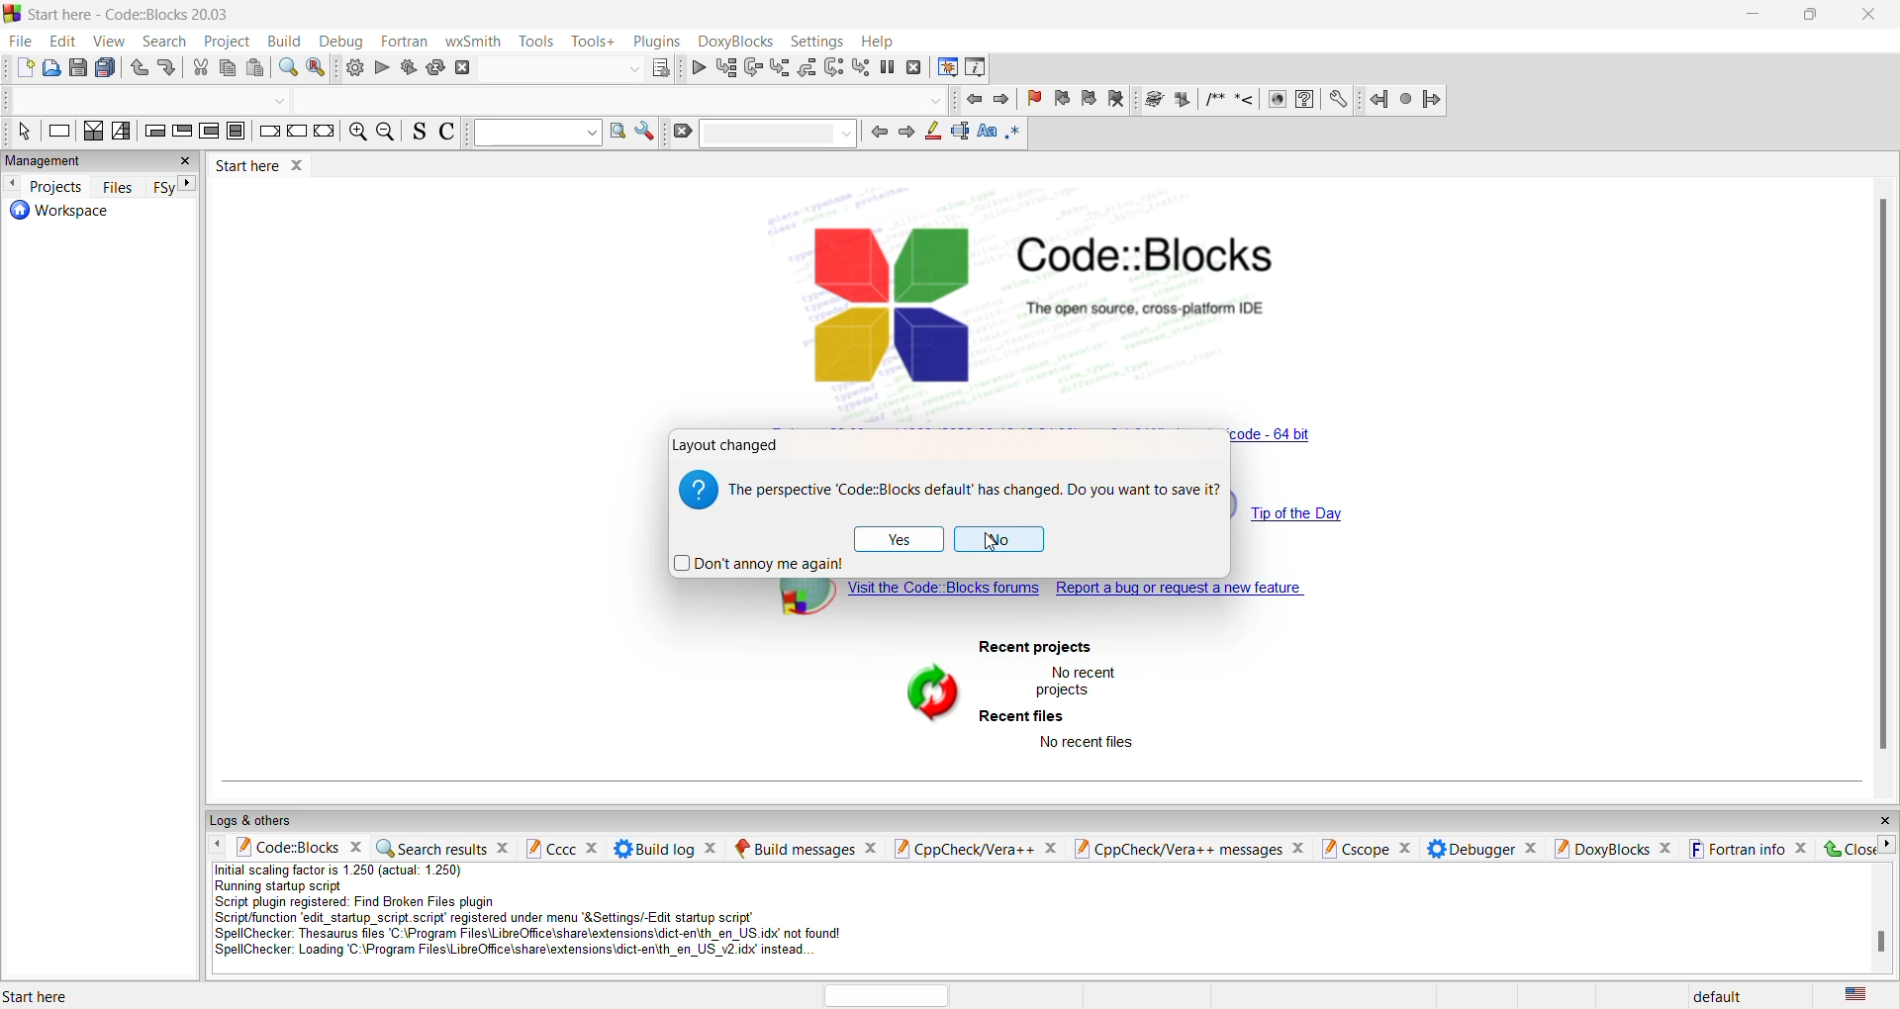  I want to click on comments, so click(1213, 99).